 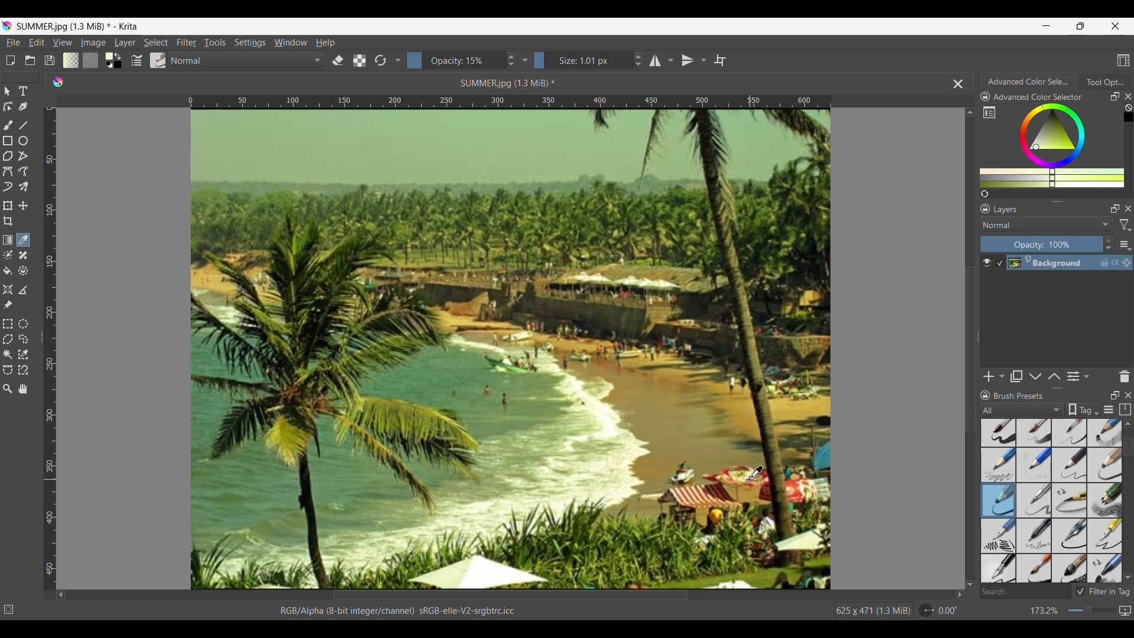 I want to click on Choose brush preset, so click(x=158, y=60).